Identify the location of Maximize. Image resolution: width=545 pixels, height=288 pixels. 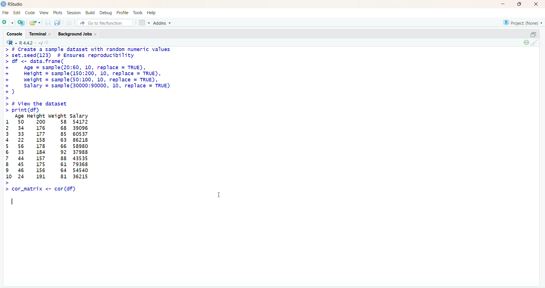
(519, 4).